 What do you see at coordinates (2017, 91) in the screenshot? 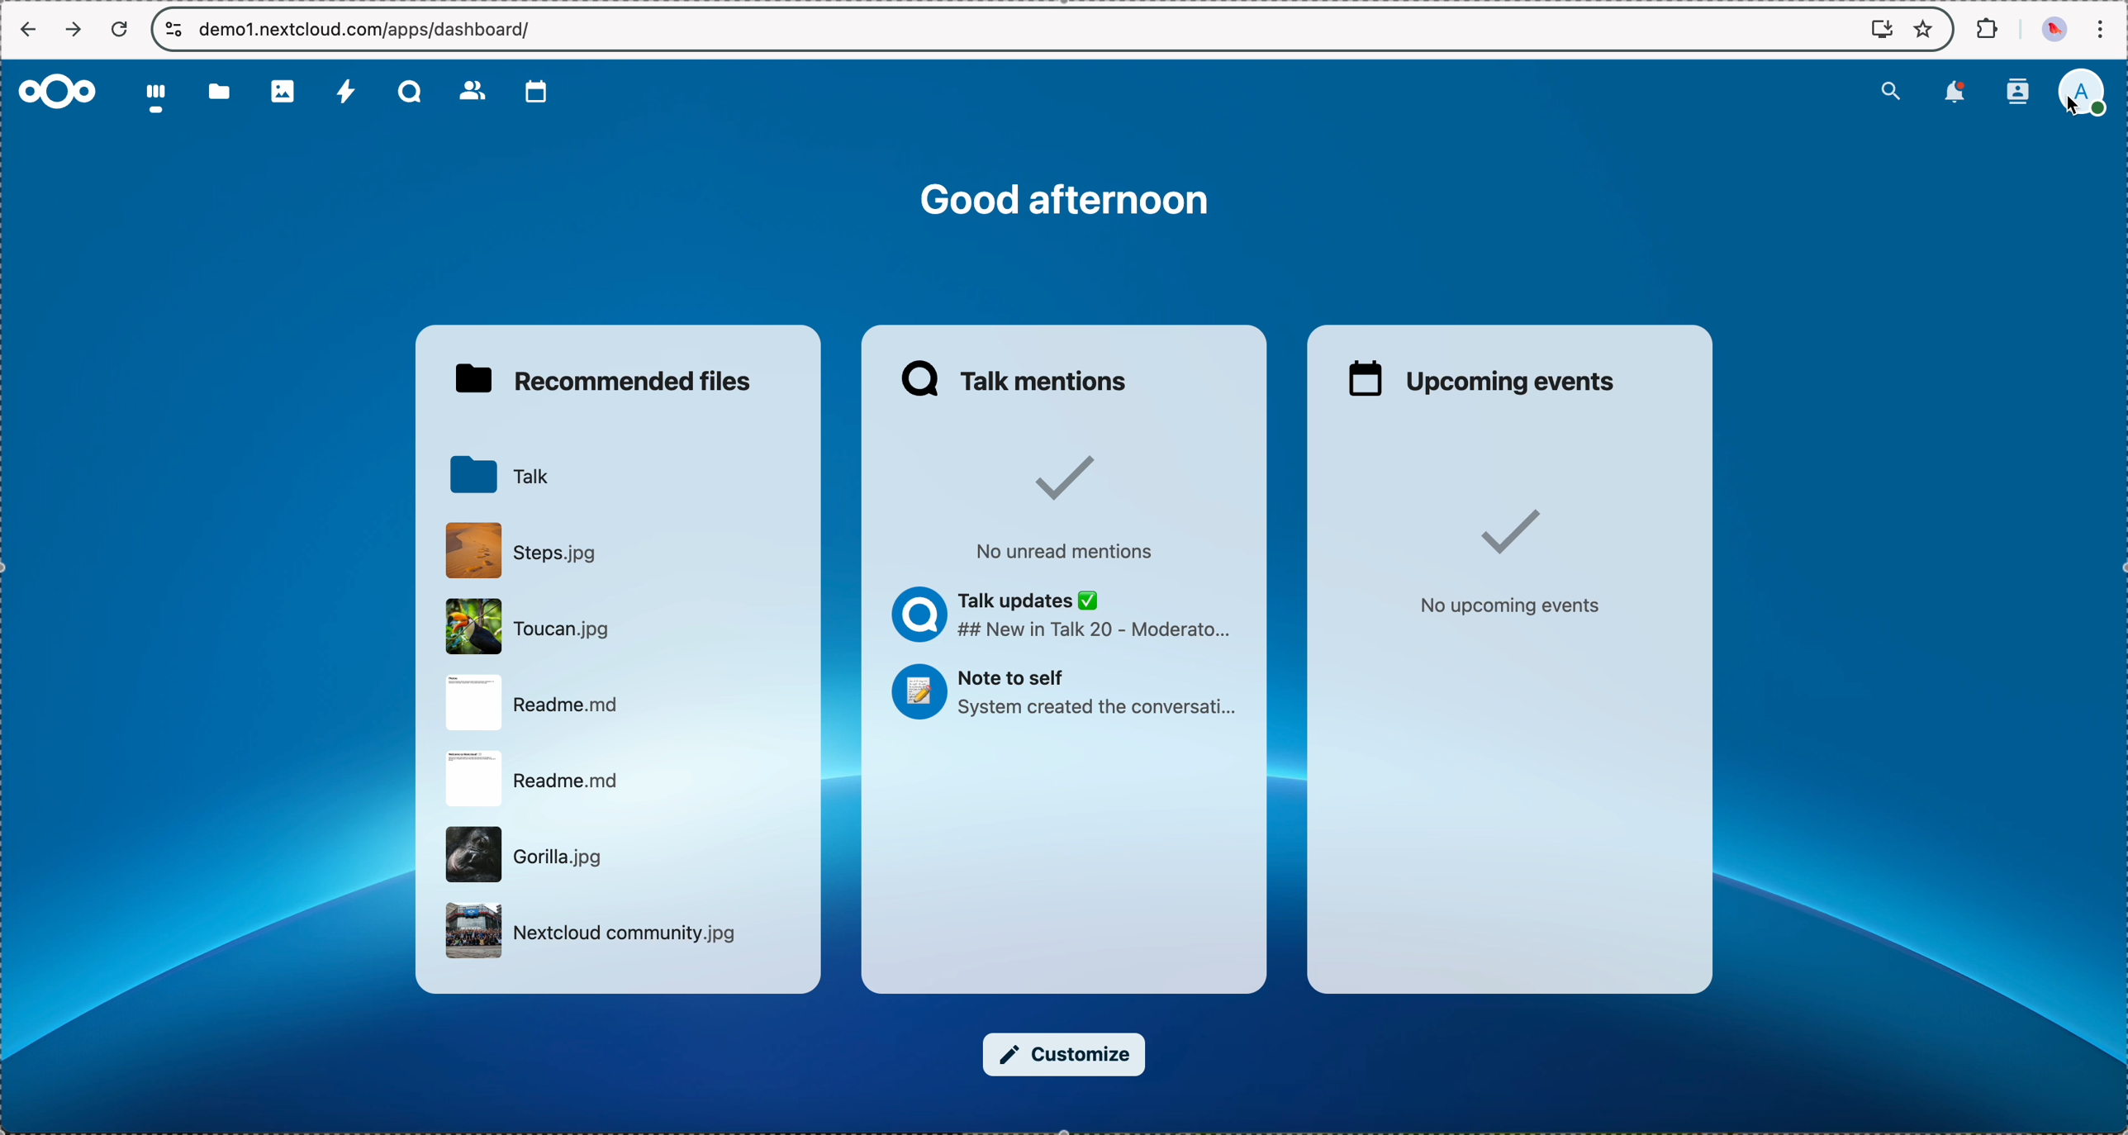
I see `contacts` at bounding box center [2017, 91].